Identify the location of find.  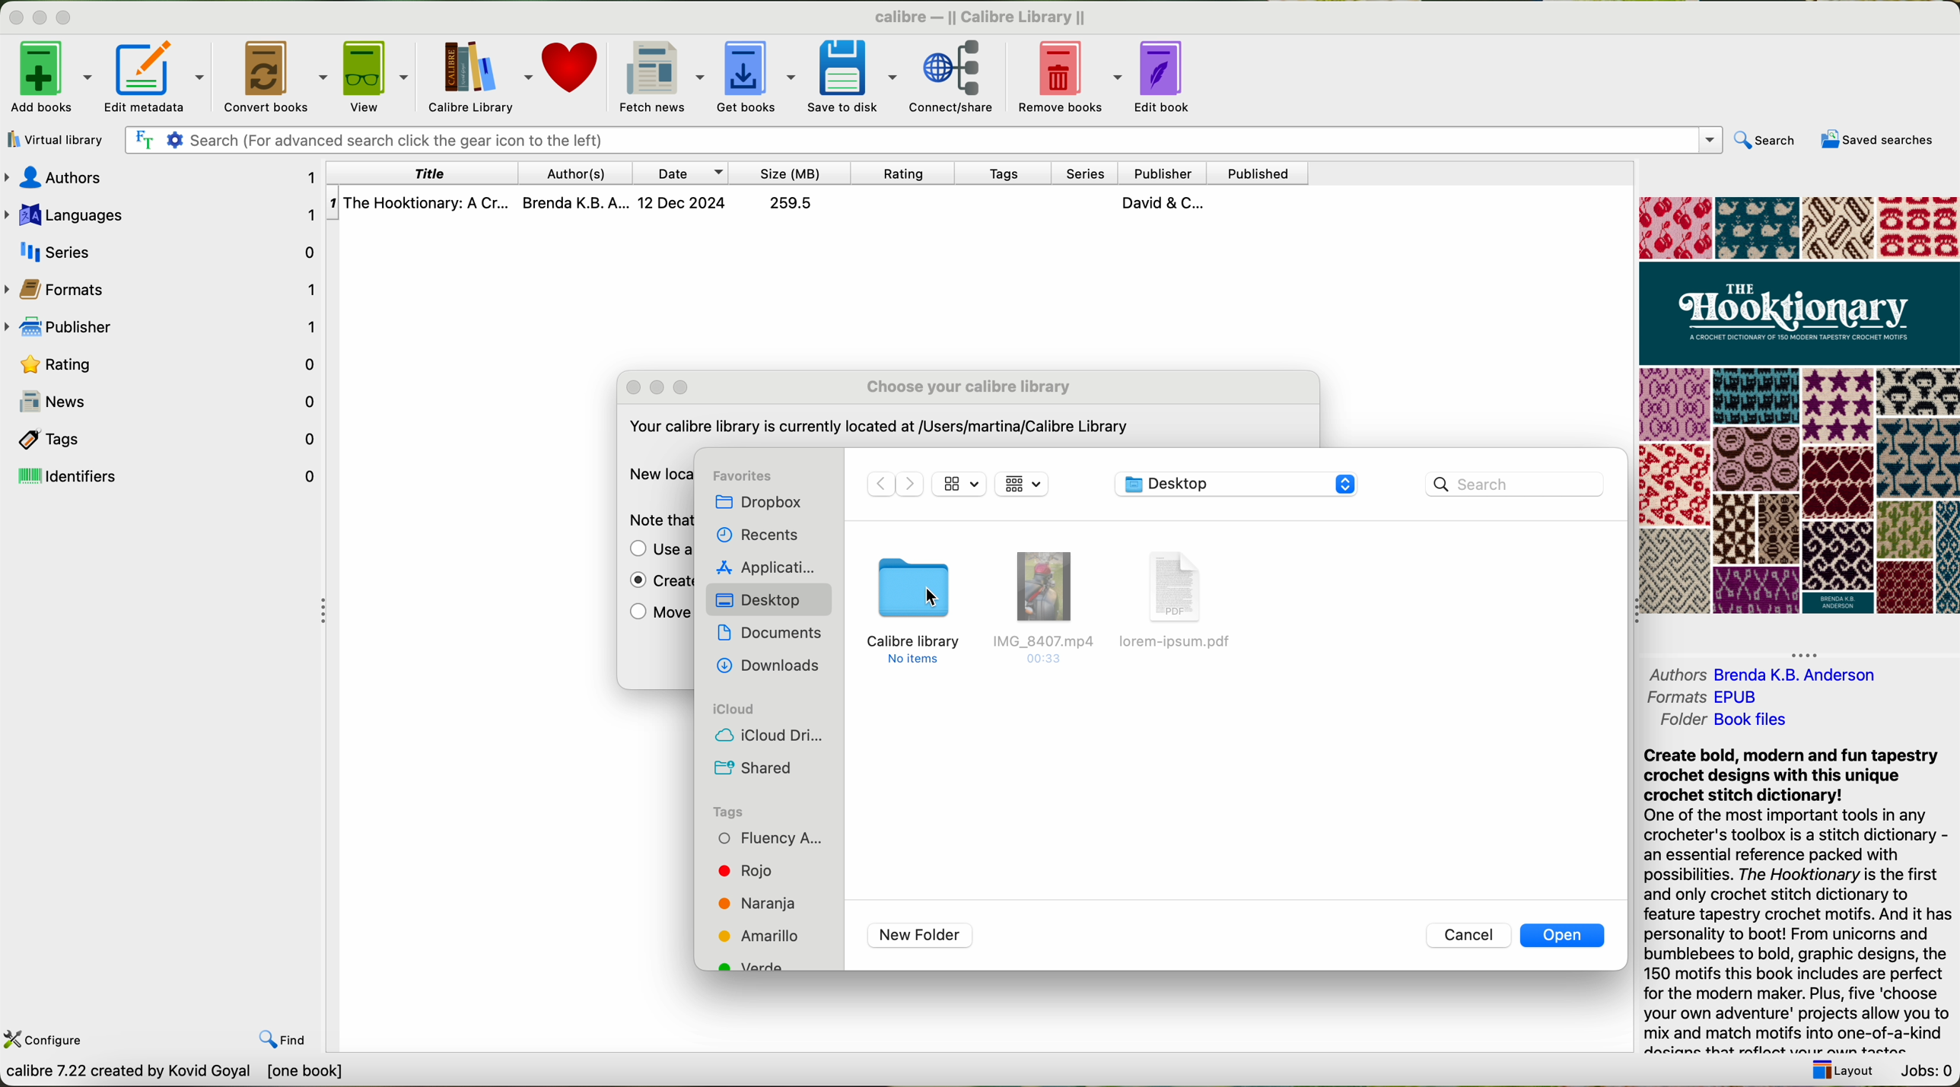
(282, 1039).